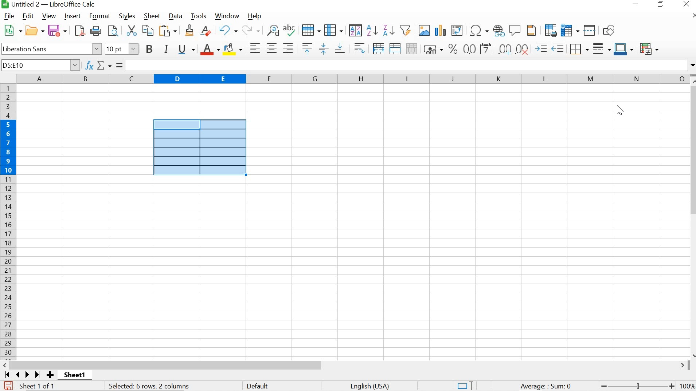 The height and width of the screenshot is (391, 696). What do you see at coordinates (148, 48) in the screenshot?
I see `BOLD` at bounding box center [148, 48].